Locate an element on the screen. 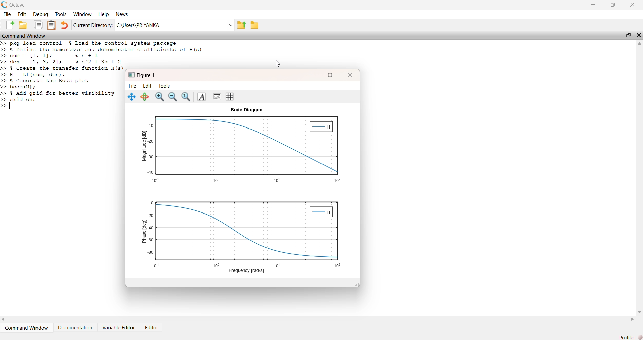  Octave is located at coordinates (18, 5).